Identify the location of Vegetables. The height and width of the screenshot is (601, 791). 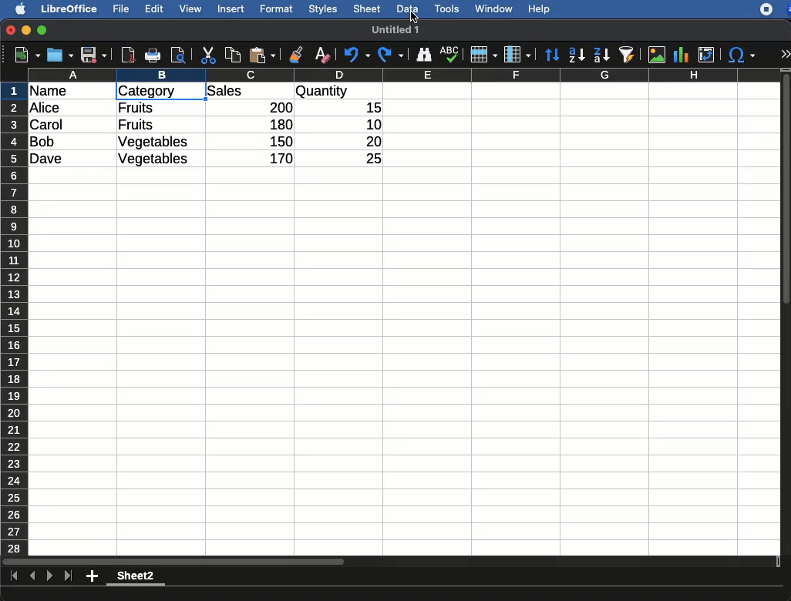
(154, 143).